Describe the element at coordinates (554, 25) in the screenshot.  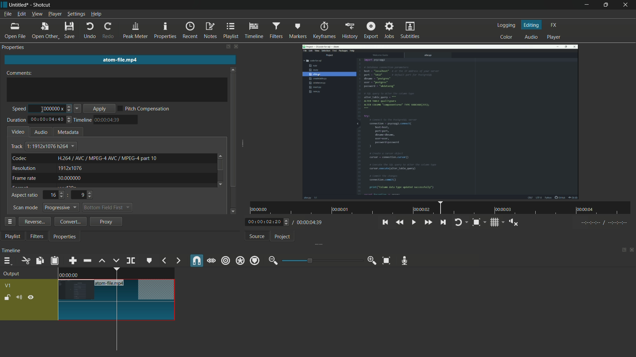
I see `fx` at that location.